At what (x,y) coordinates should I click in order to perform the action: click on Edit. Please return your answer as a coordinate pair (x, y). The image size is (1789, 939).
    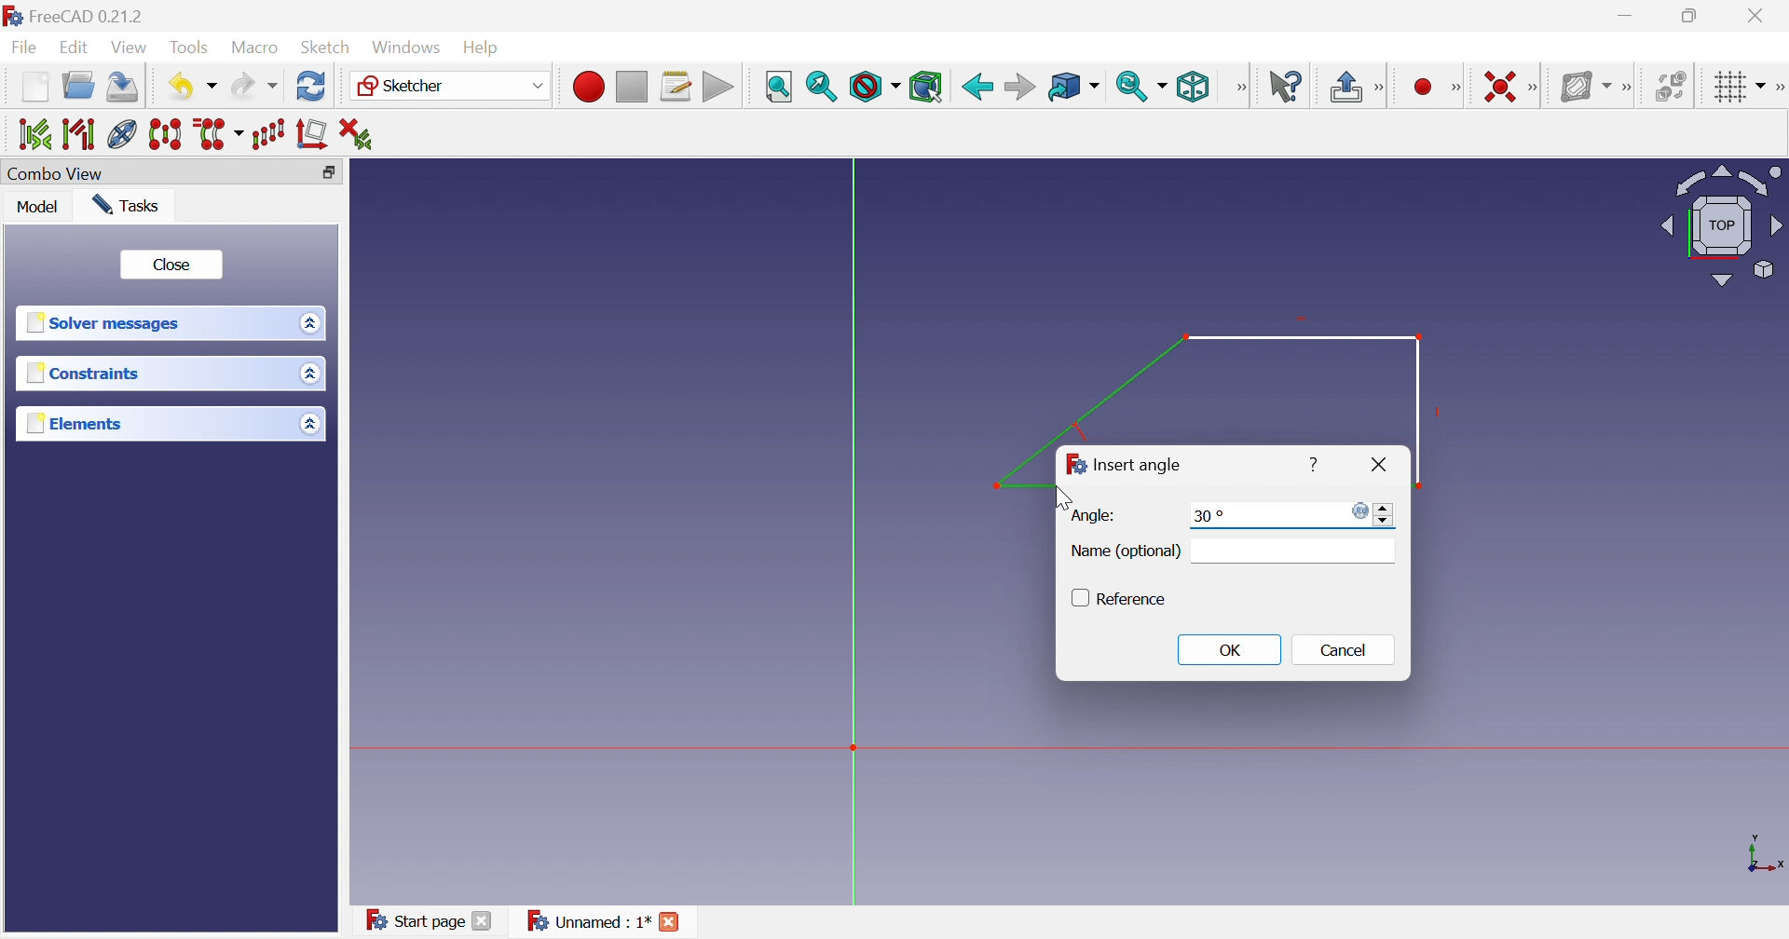
    Looking at the image, I should click on (75, 48).